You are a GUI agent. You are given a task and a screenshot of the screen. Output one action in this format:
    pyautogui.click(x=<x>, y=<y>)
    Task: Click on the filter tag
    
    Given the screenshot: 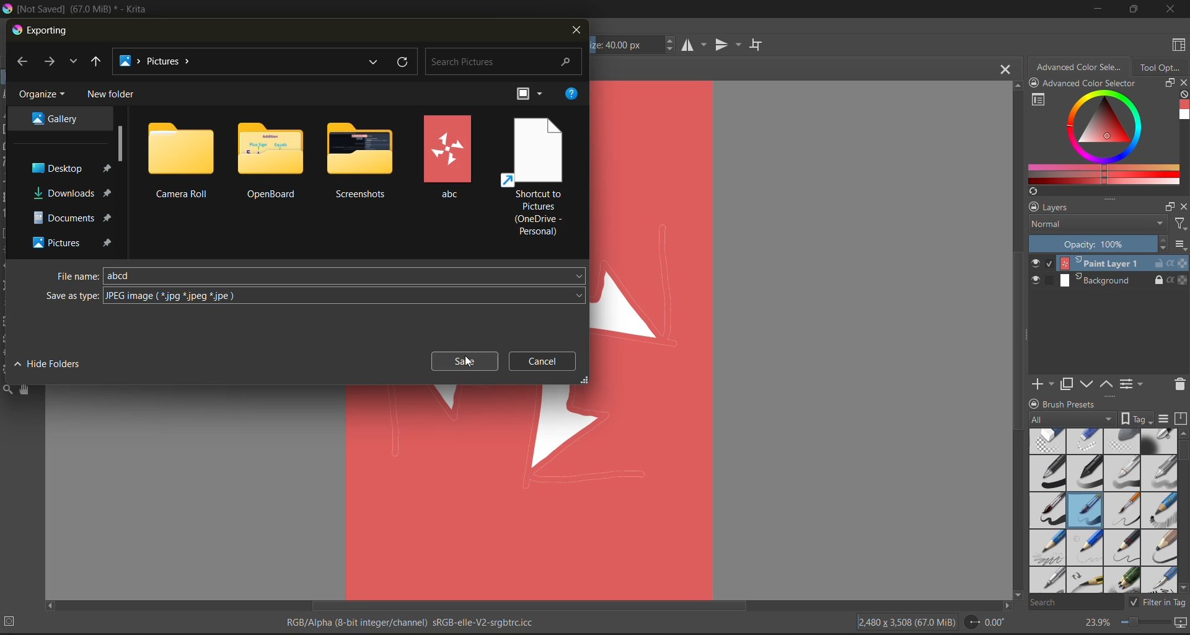 What is the action you would take?
    pyautogui.click(x=1158, y=603)
    